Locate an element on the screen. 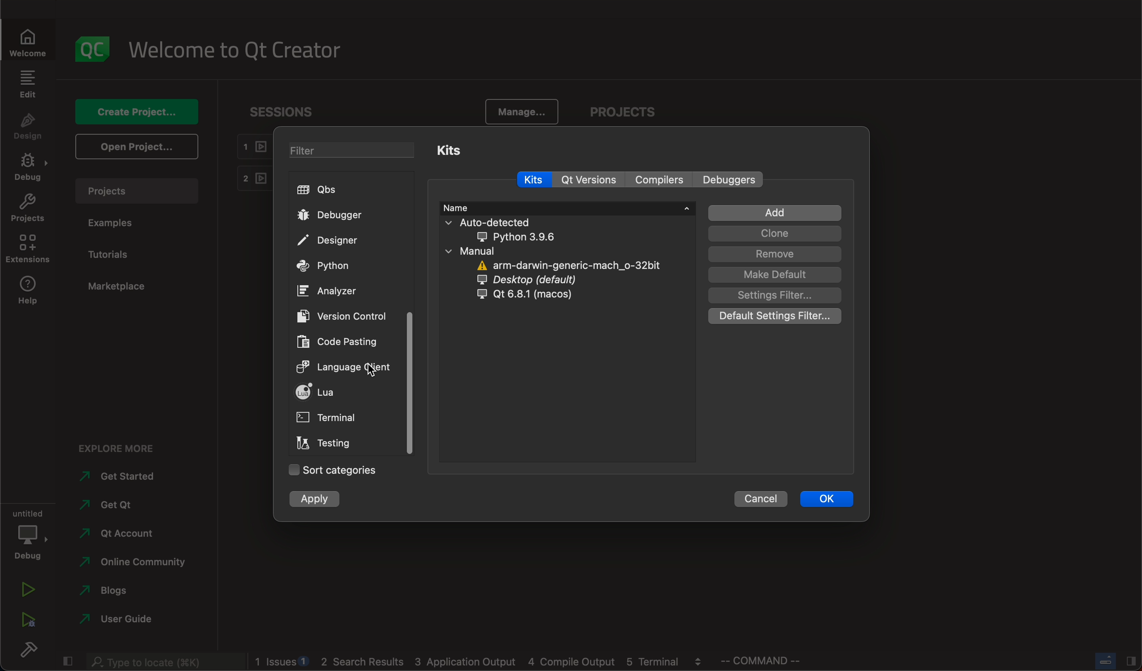 This screenshot has height=671, width=1142. kits is located at coordinates (467, 151).